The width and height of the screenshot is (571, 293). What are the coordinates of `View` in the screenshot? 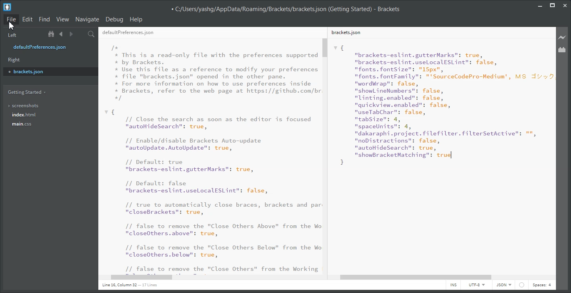 It's located at (63, 19).